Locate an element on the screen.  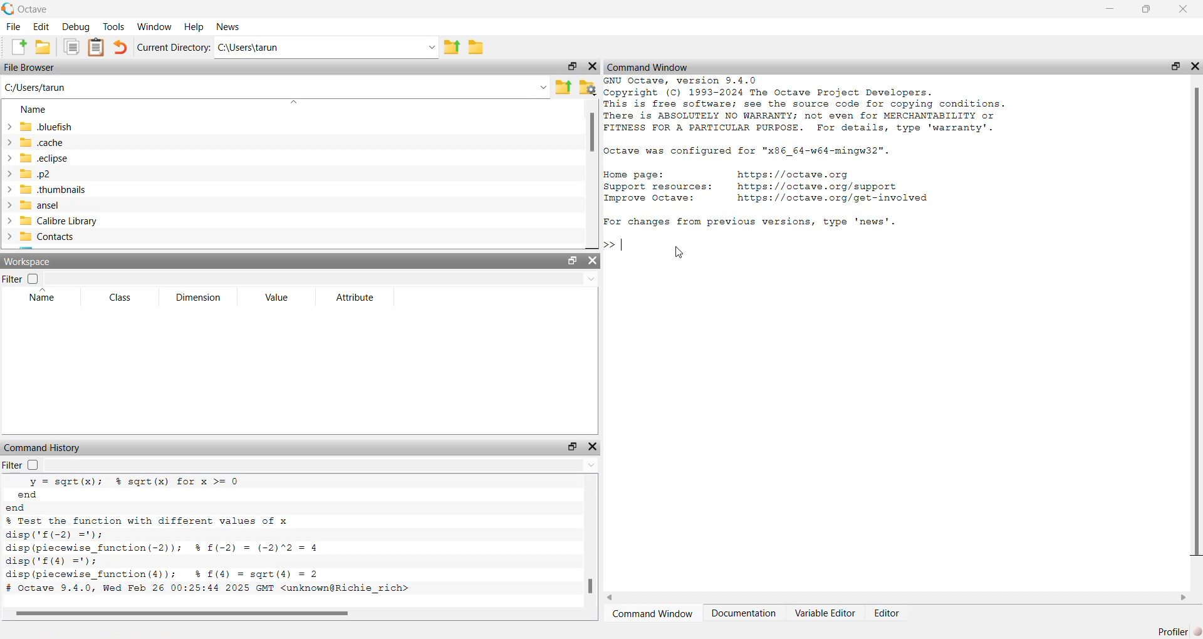
Help is located at coordinates (192, 26).